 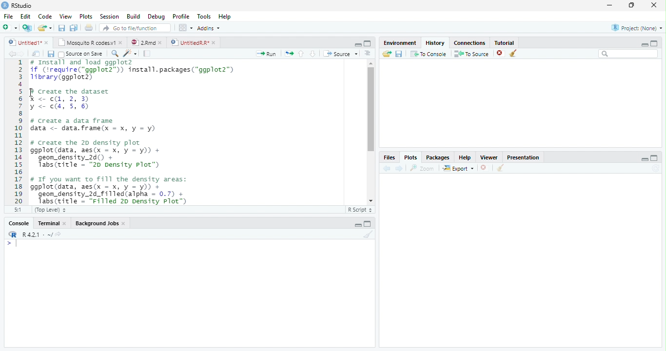 What do you see at coordinates (130, 54) in the screenshot?
I see `code tool` at bounding box center [130, 54].